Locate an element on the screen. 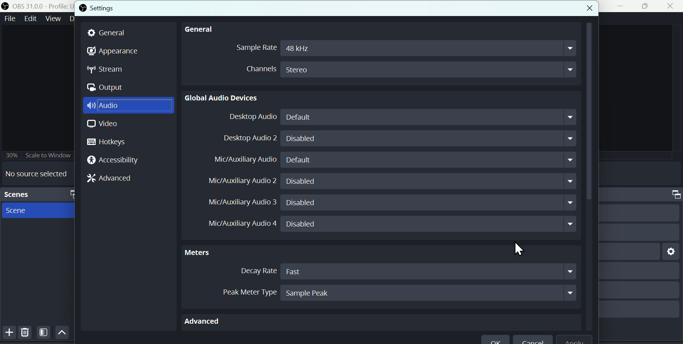 The width and height of the screenshot is (683, 344). Decay Rate is located at coordinates (256, 272).